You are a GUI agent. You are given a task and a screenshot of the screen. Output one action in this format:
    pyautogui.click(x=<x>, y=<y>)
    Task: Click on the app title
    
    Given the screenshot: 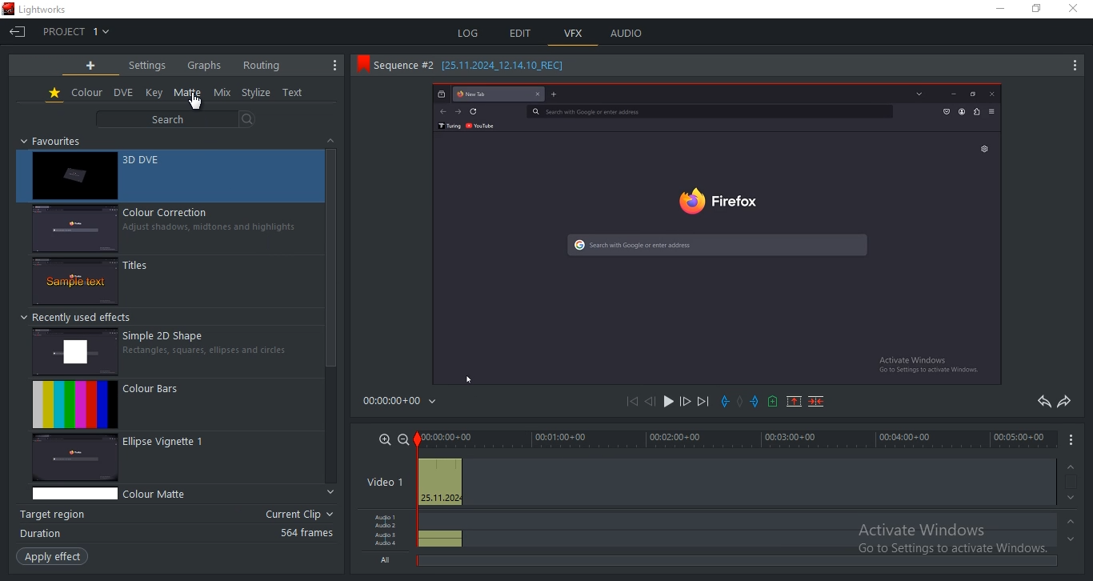 What is the action you would take?
    pyautogui.click(x=41, y=10)
    